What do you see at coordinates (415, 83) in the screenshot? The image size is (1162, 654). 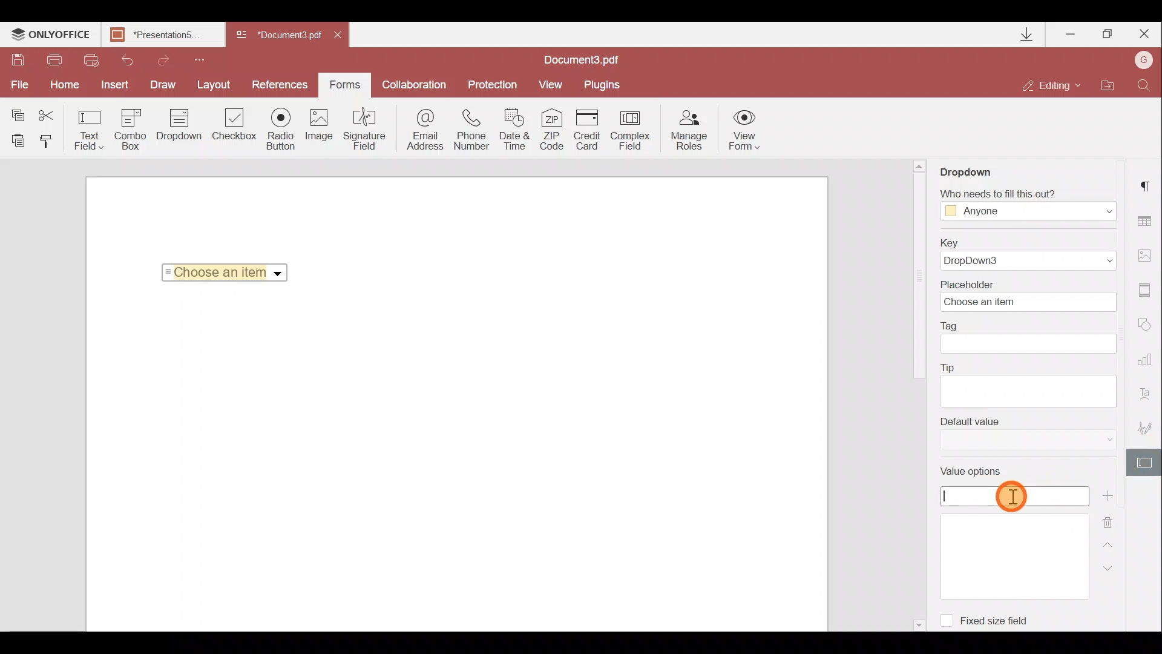 I see `Collaboration` at bounding box center [415, 83].